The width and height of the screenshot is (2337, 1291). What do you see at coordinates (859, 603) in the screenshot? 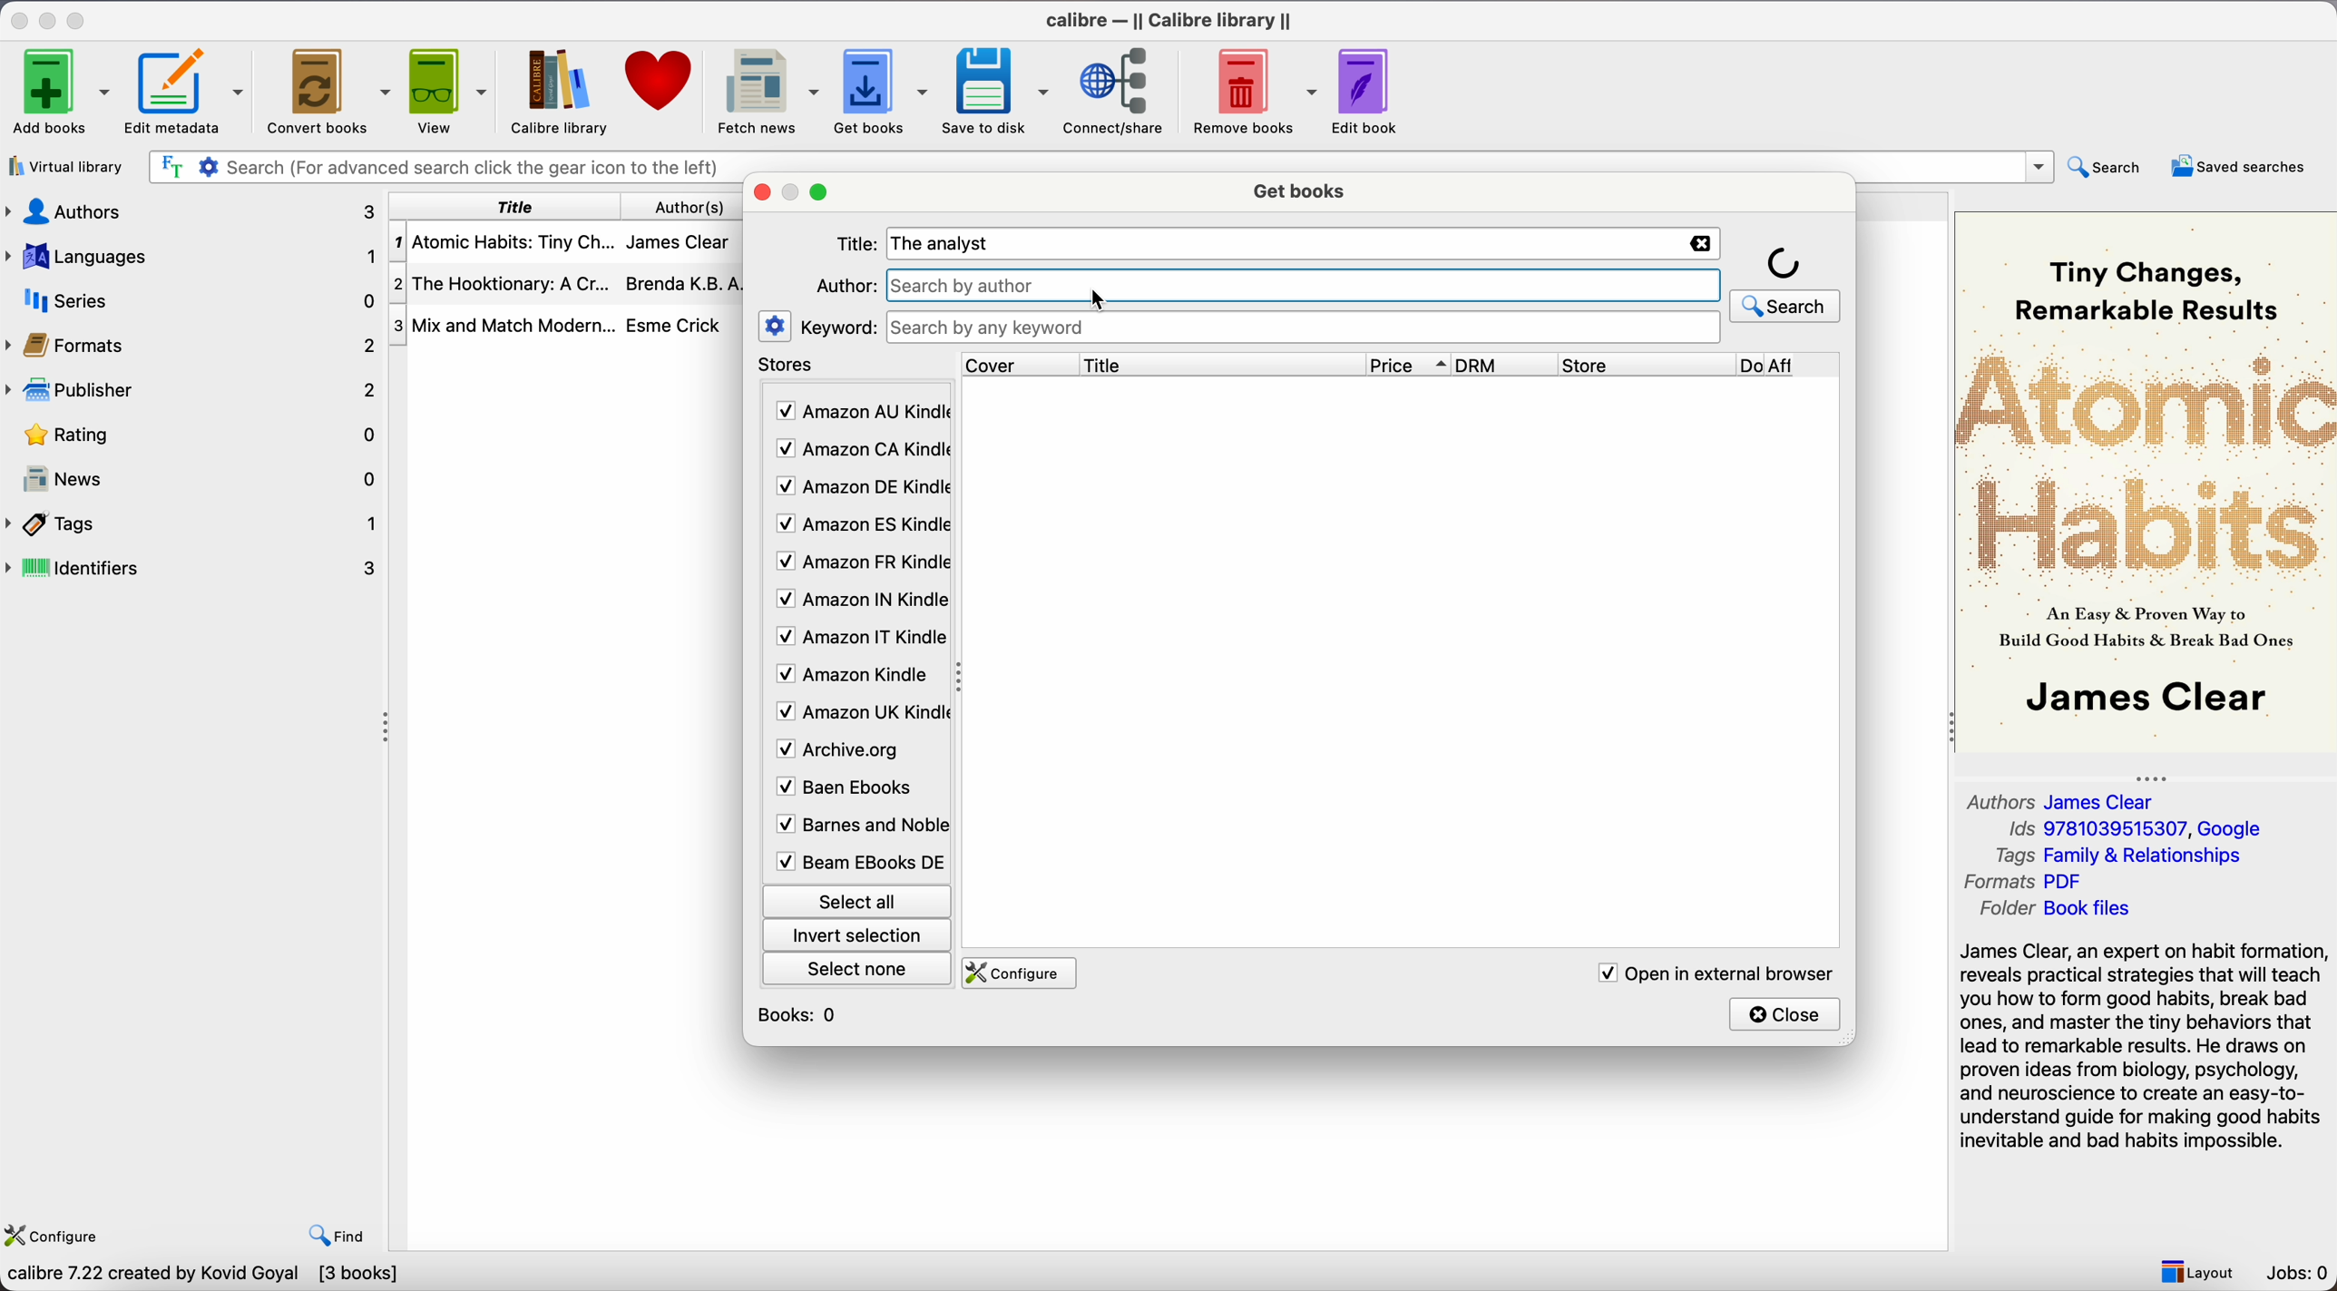
I see `Amazon IN Kindle` at bounding box center [859, 603].